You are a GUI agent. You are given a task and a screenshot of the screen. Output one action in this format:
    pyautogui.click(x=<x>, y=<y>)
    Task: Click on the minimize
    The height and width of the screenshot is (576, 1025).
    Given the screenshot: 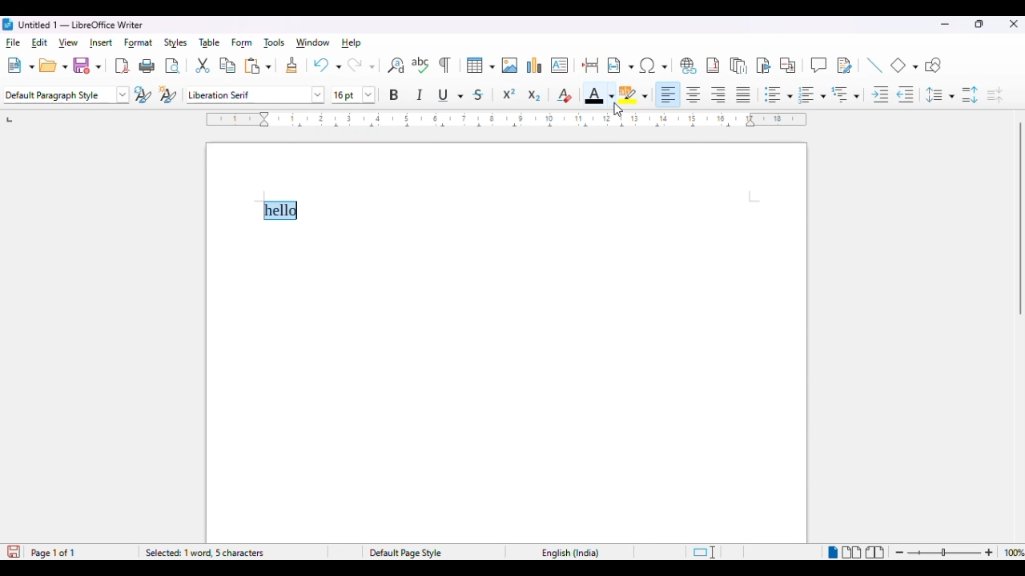 What is the action you would take?
    pyautogui.click(x=944, y=24)
    